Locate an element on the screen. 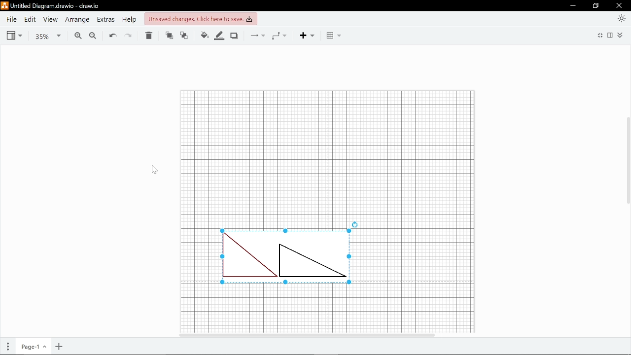  Grid lines is located at coordinates (328, 309).